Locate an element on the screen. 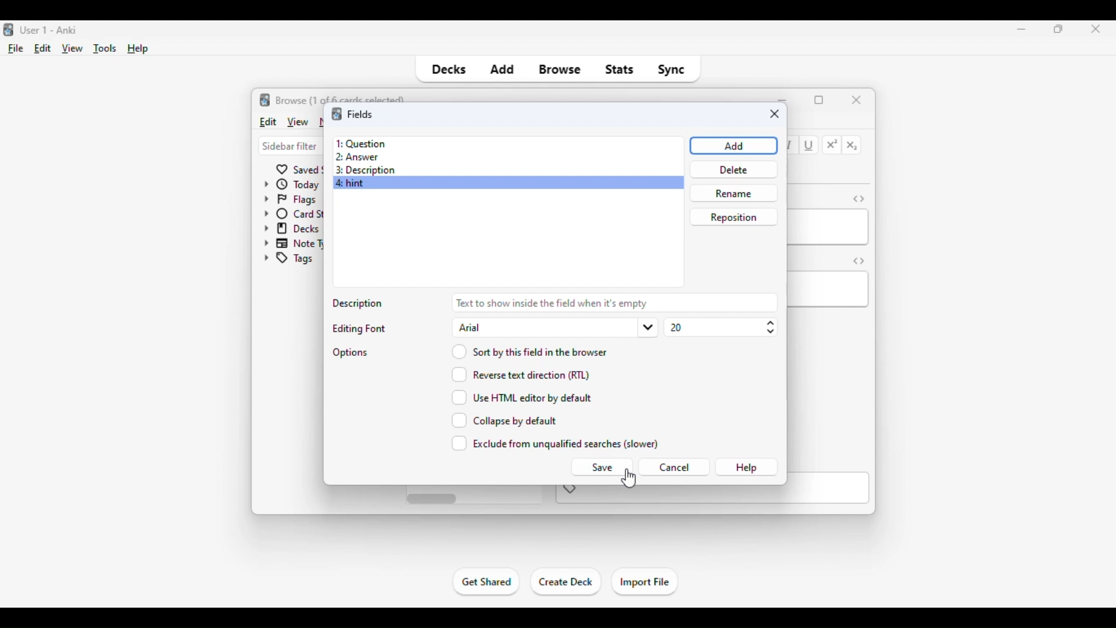 The height and width of the screenshot is (628, 1116). close is located at coordinates (1092, 30).